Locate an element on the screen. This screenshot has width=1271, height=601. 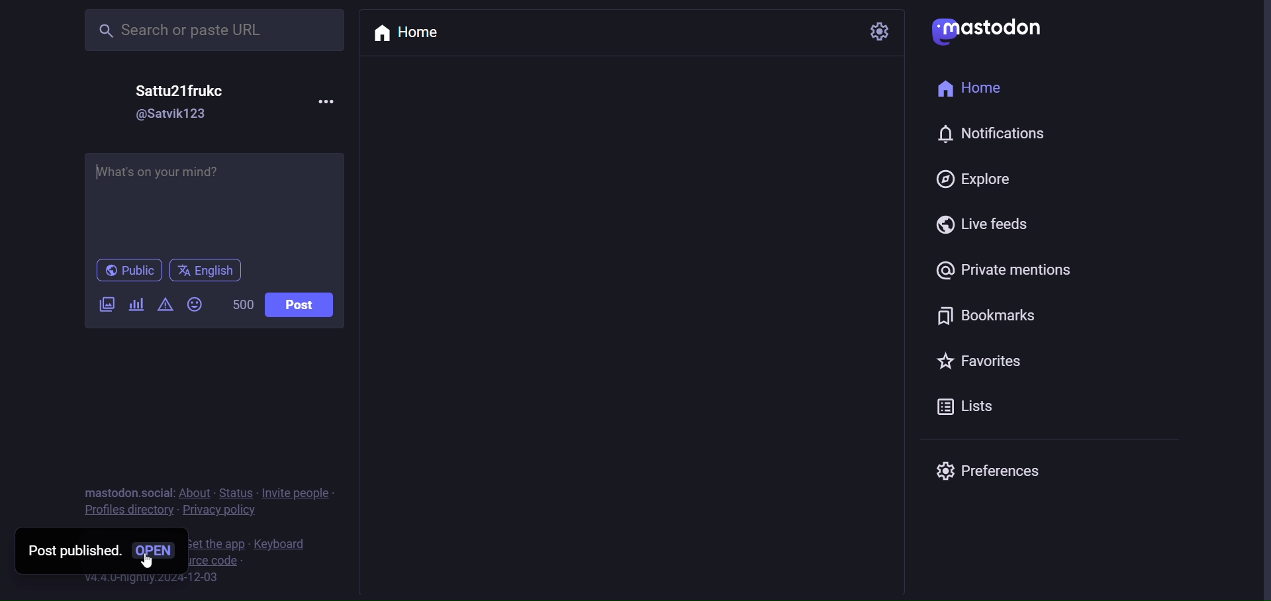
image/videos is located at coordinates (106, 305).